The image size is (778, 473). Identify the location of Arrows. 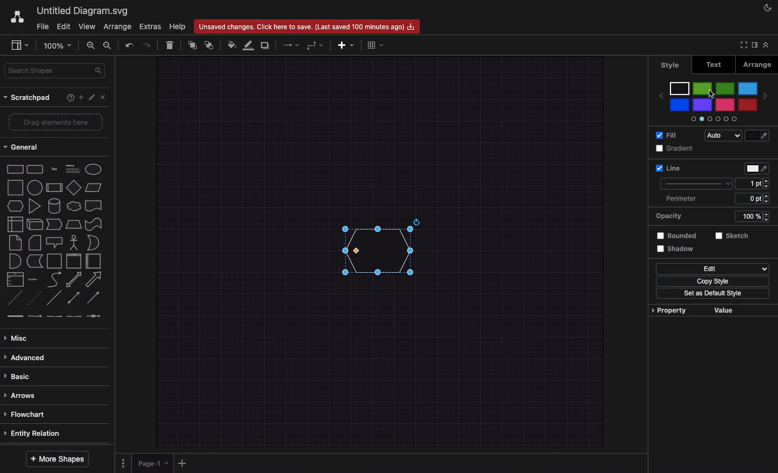
(291, 45).